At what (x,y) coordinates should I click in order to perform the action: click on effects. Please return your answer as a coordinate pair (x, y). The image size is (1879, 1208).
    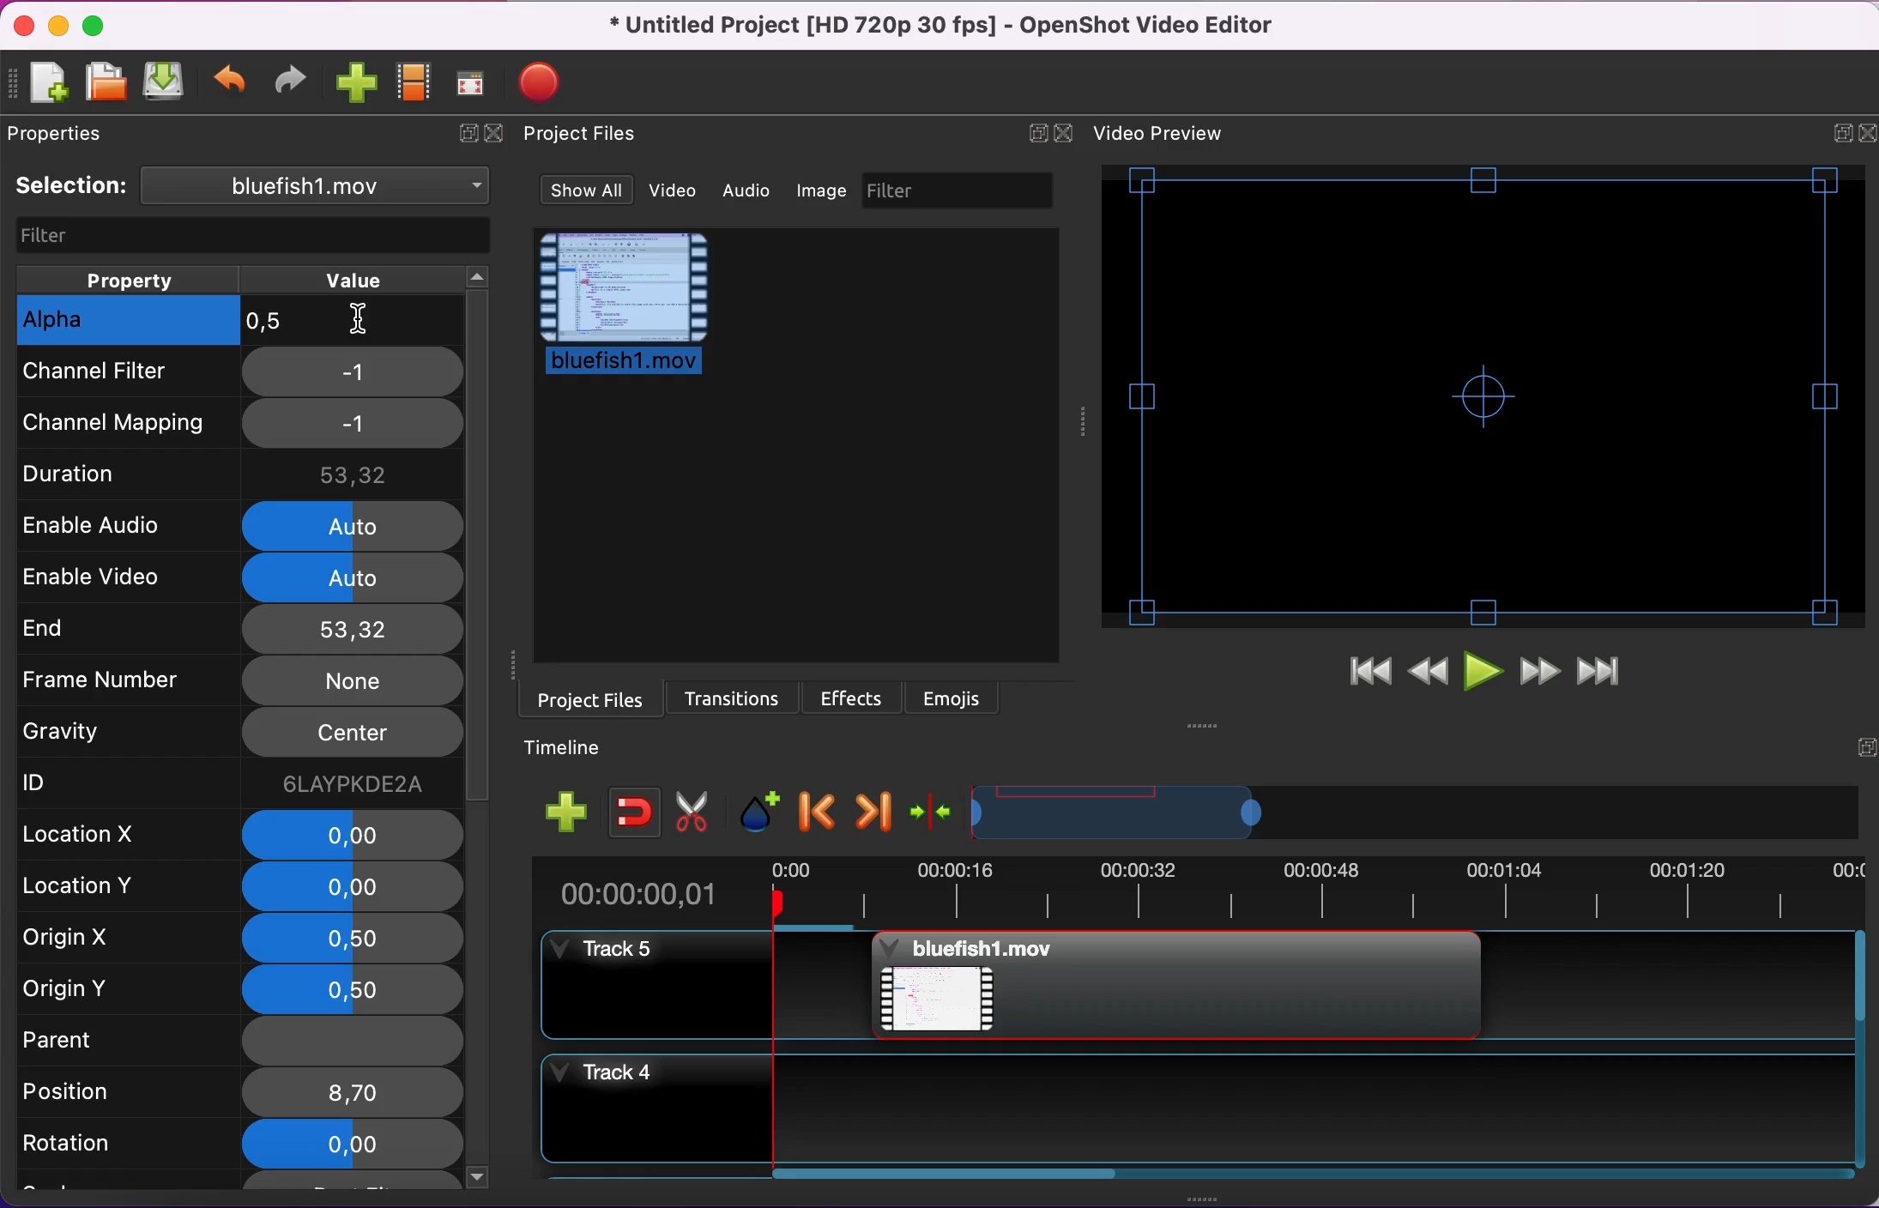
    Looking at the image, I should click on (855, 698).